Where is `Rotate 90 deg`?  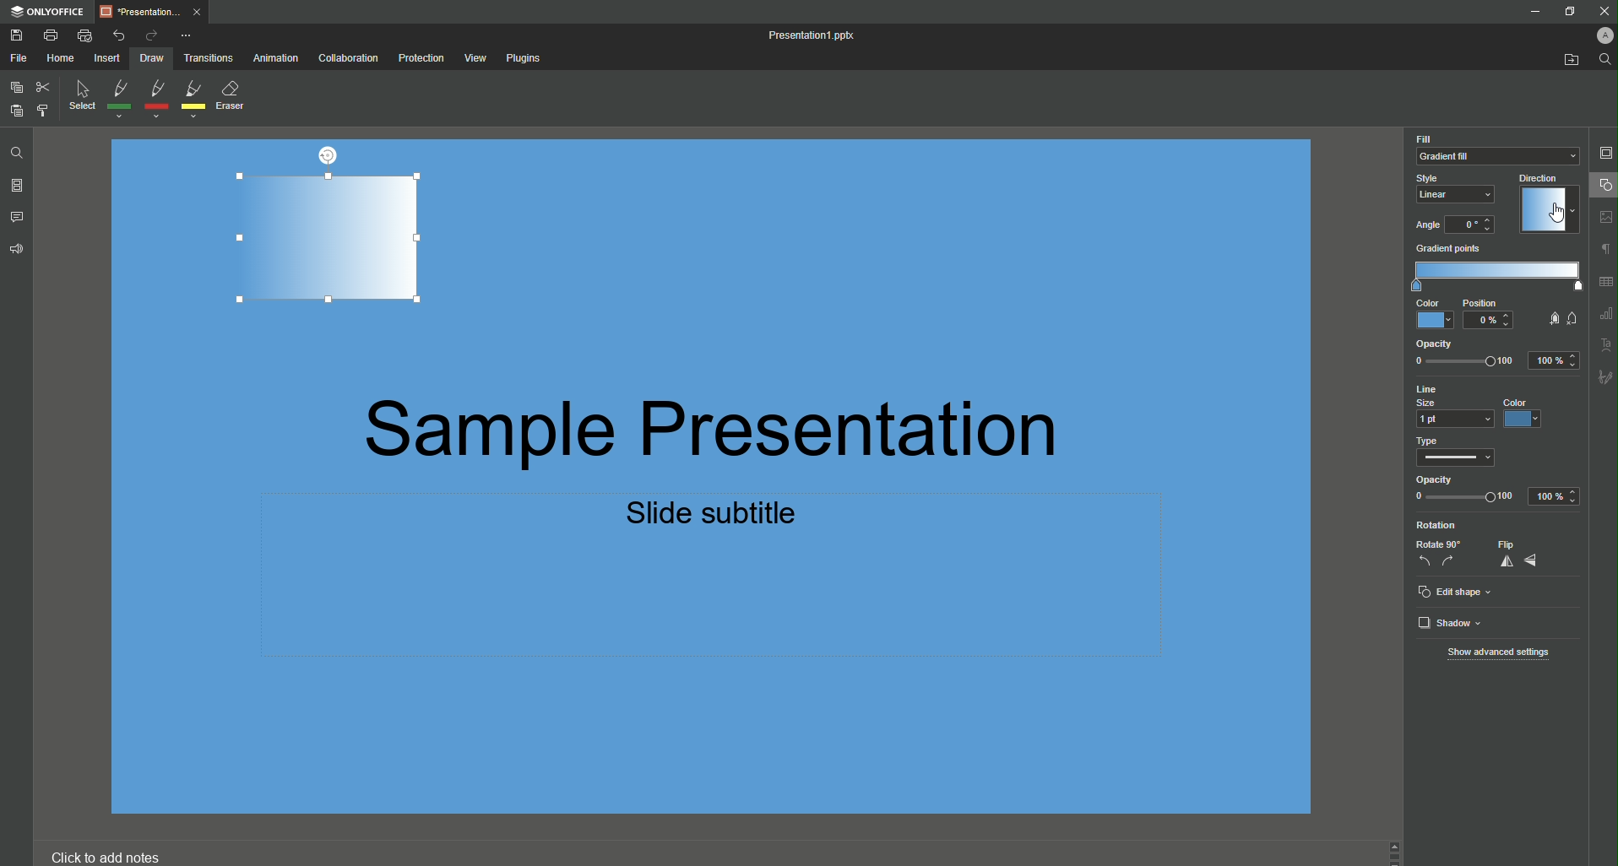
Rotate 90 deg is located at coordinates (1436, 552).